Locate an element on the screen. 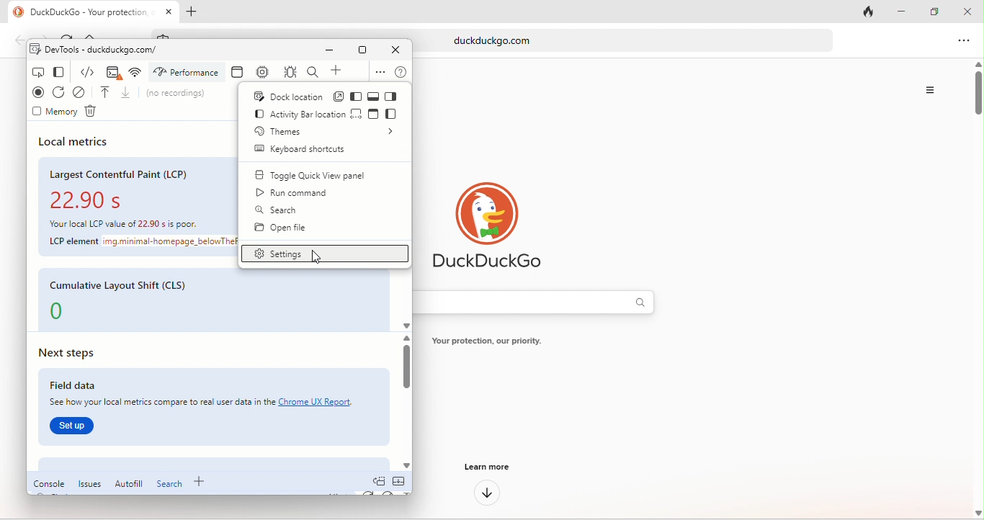  duckduck go logo is located at coordinates (16, 11).